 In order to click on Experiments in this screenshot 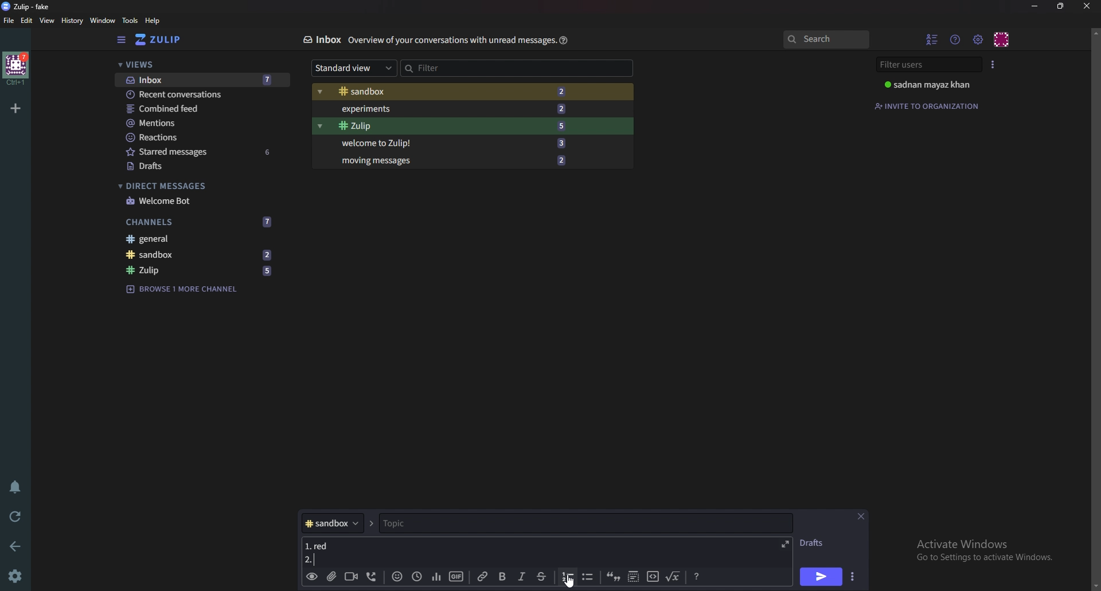, I will do `click(453, 108)`.